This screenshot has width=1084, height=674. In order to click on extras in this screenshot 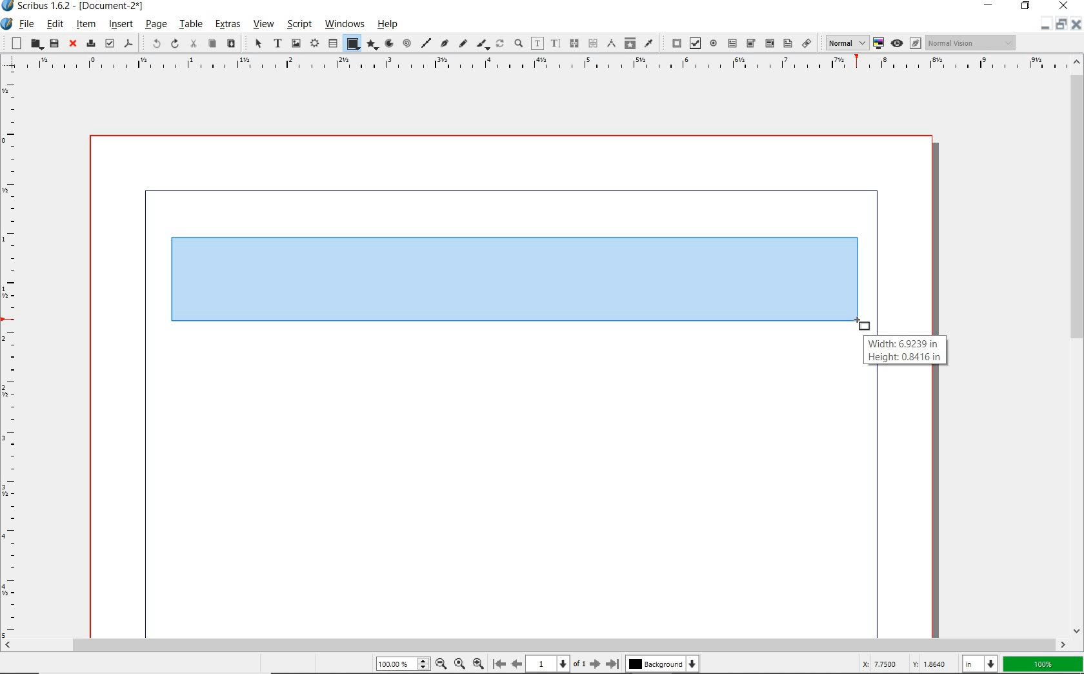, I will do `click(228, 25)`.